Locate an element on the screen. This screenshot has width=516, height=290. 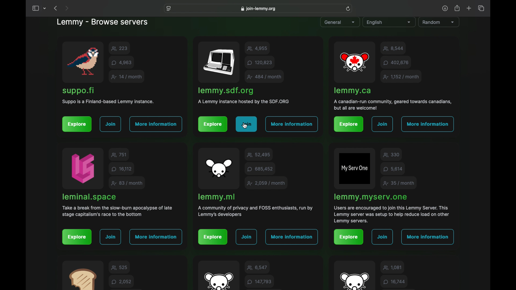
explore is located at coordinates (213, 237).